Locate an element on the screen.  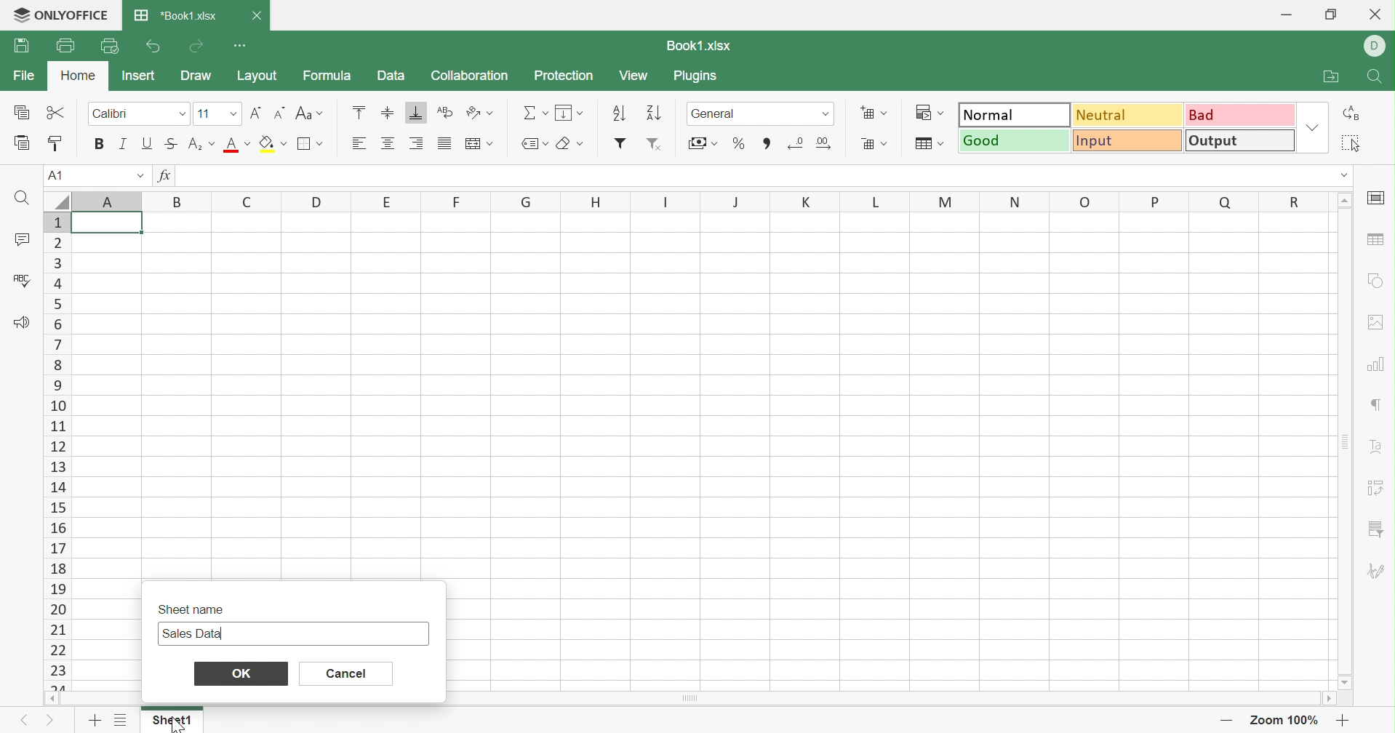
View is located at coordinates (634, 75).